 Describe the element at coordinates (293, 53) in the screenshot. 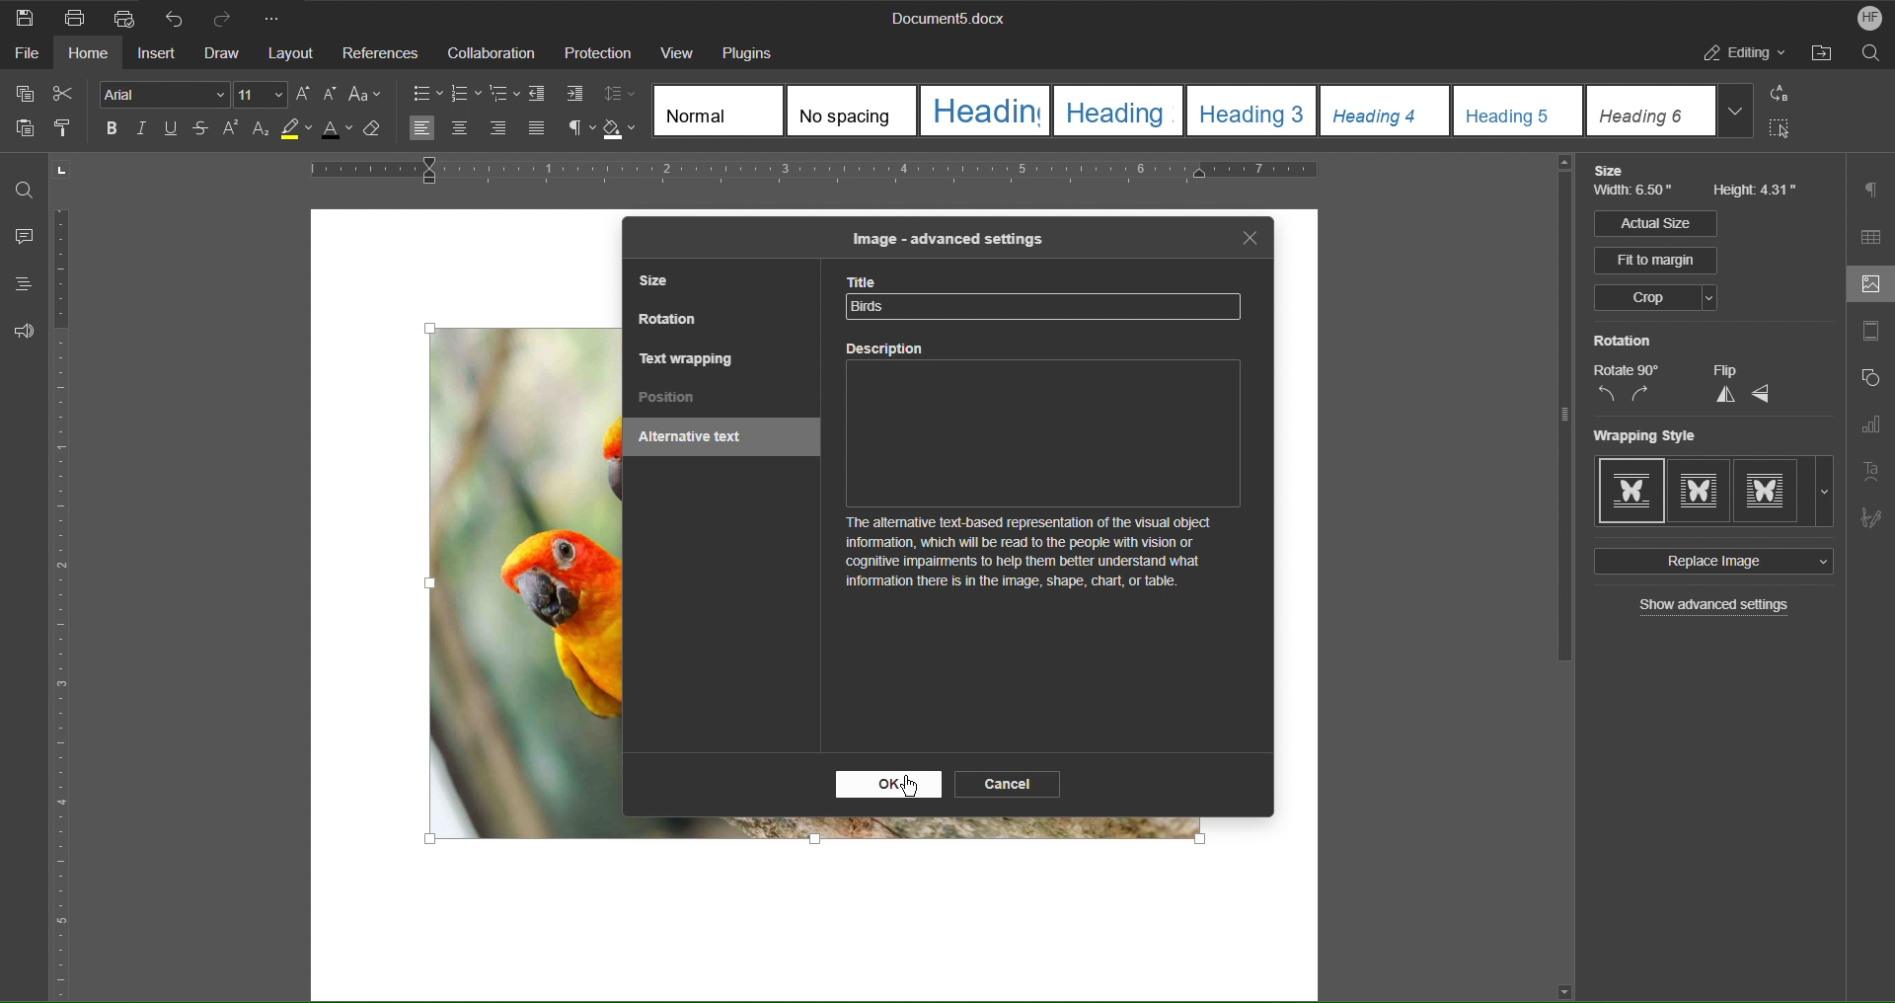

I see `Layout` at that location.